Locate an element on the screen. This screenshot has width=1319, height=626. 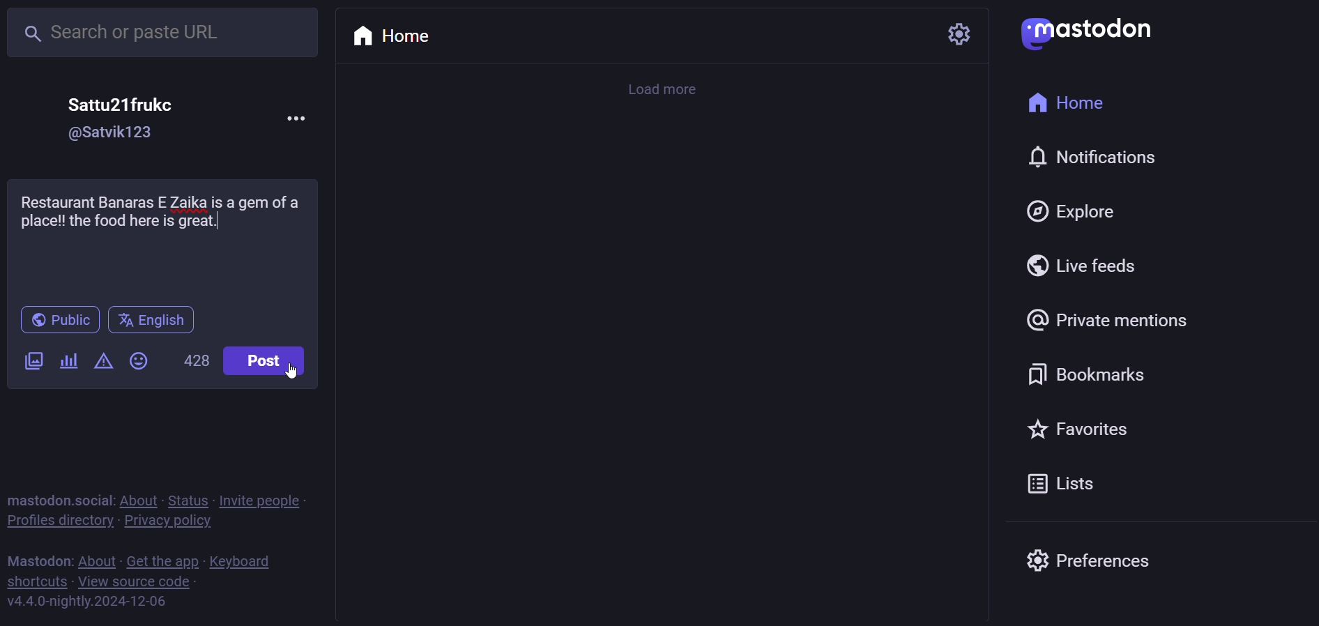
status is located at coordinates (188, 499).